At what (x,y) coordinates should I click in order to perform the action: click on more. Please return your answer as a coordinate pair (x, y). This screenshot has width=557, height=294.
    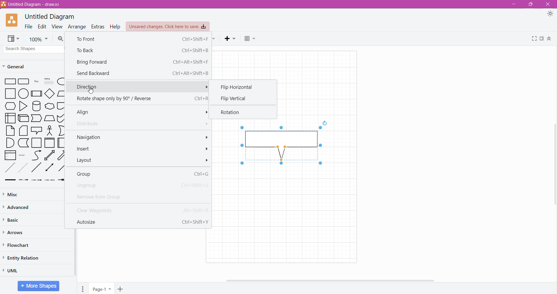
    Looking at the image, I should click on (207, 160).